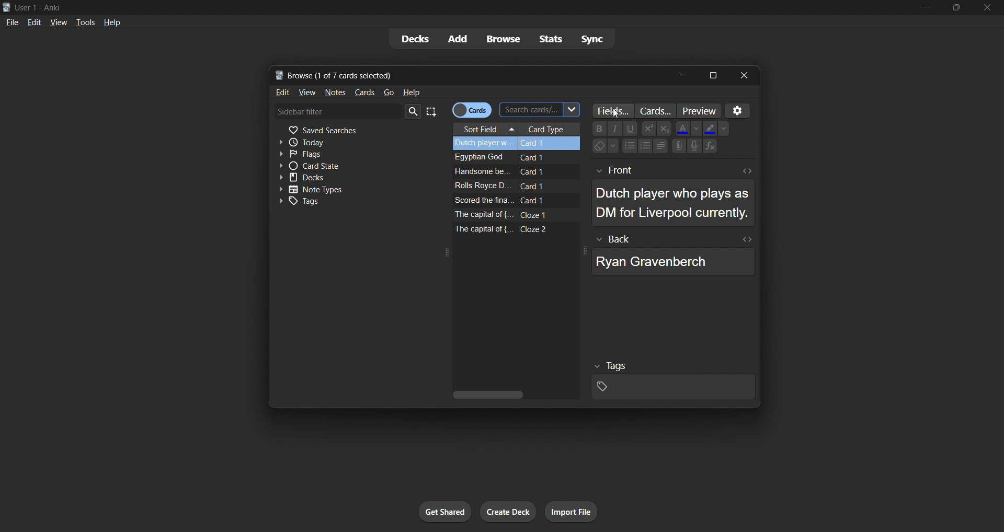 This screenshot has height=532, width=1004. I want to click on go, so click(389, 91).